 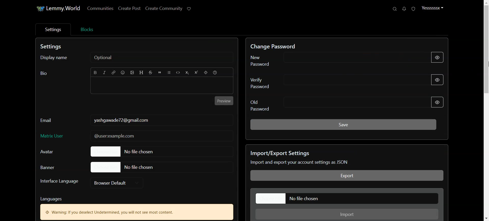 I want to click on Save, so click(x=344, y=124).